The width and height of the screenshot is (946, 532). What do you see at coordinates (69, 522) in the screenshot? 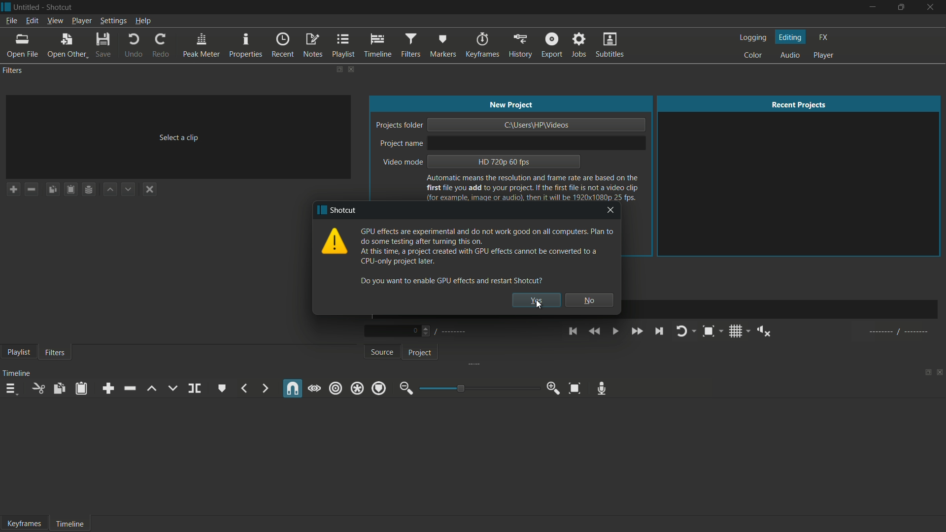
I see `Timeline` at bounding box center [69, 522].